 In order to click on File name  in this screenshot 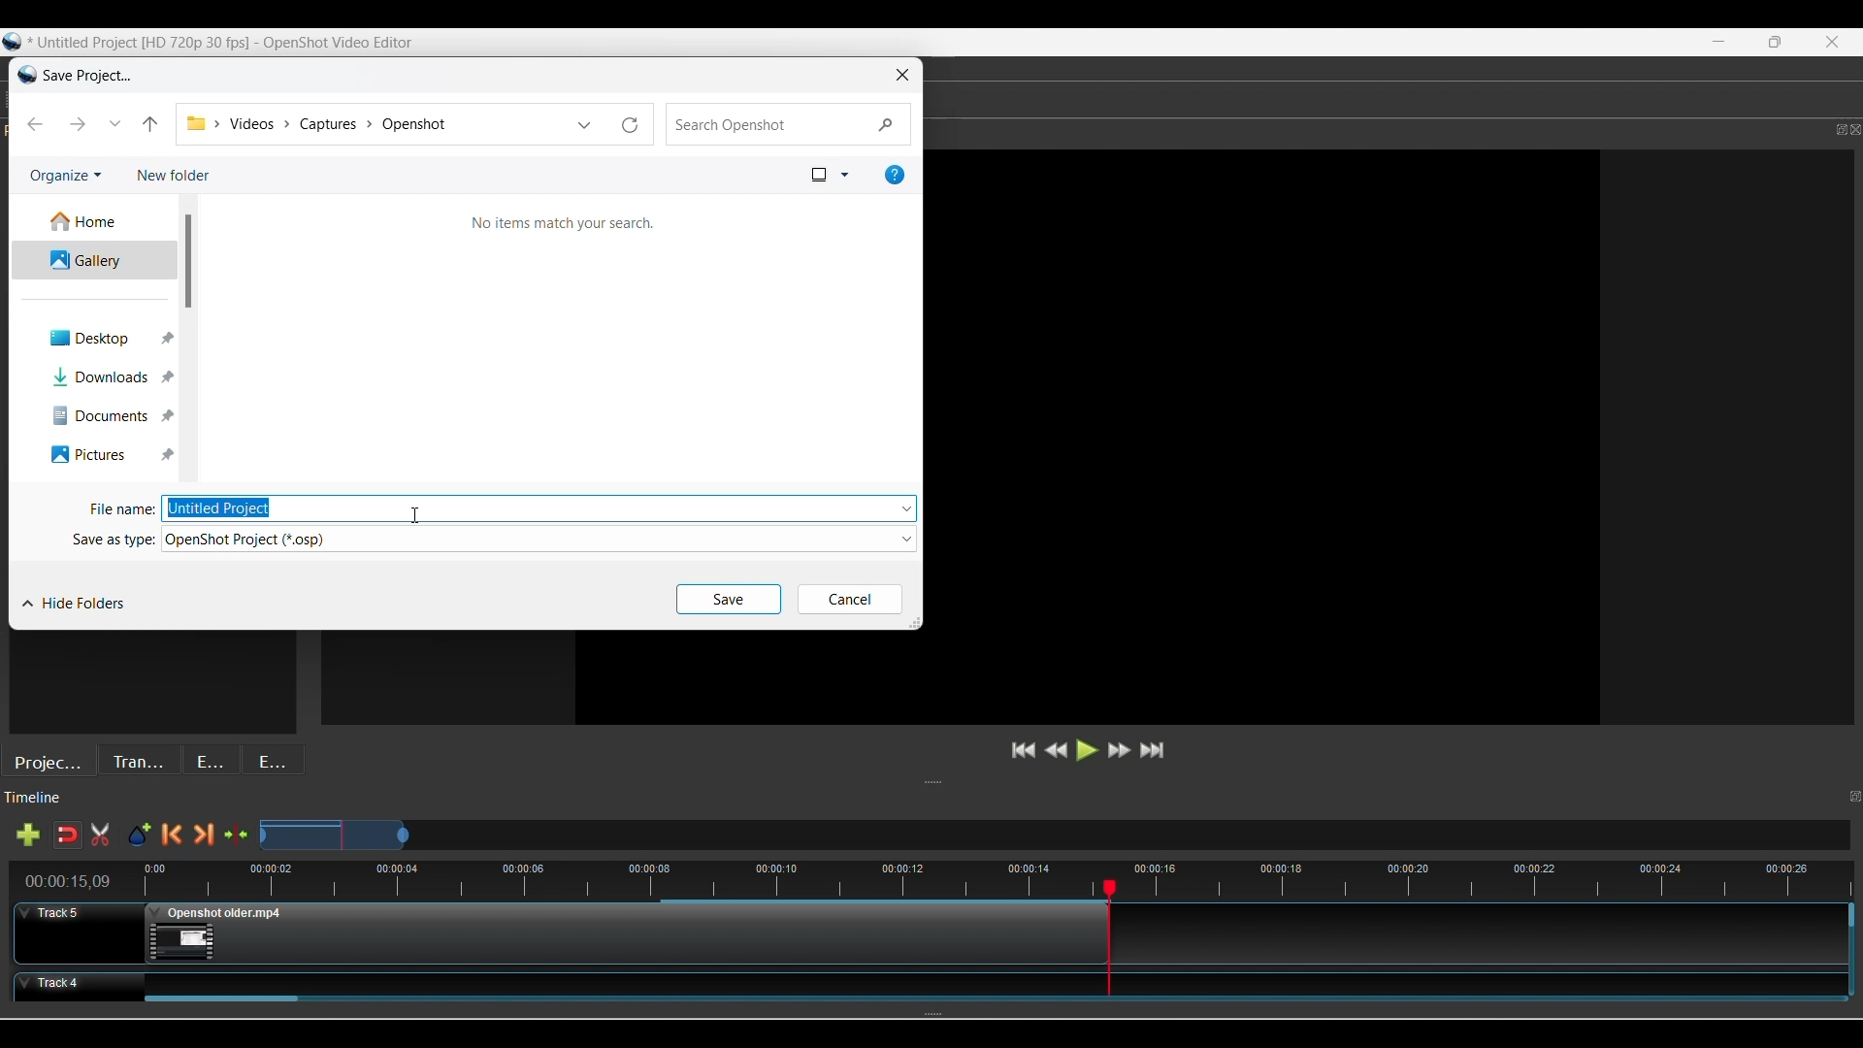, I will do `click(118, 510)`.